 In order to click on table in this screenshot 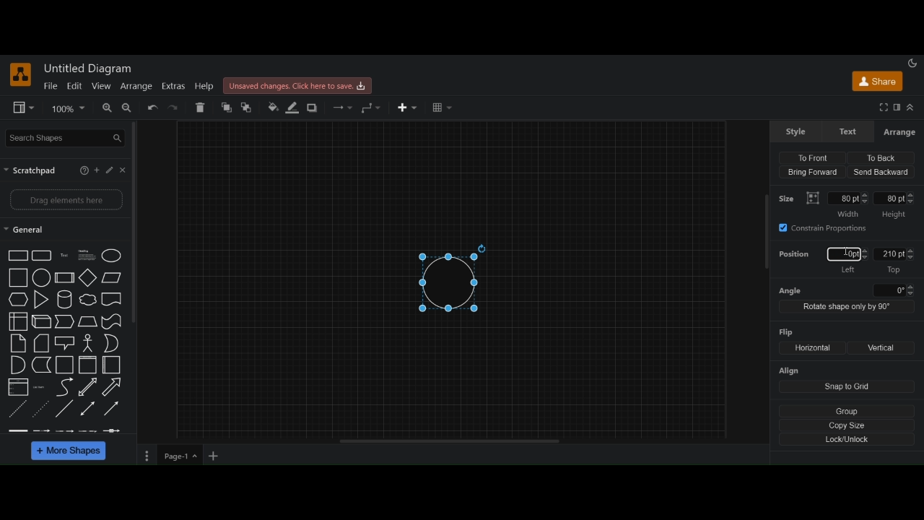, I will do `click(442, 108)`.